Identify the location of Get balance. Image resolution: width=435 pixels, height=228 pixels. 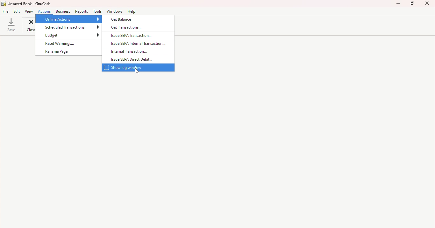
(139, 20).